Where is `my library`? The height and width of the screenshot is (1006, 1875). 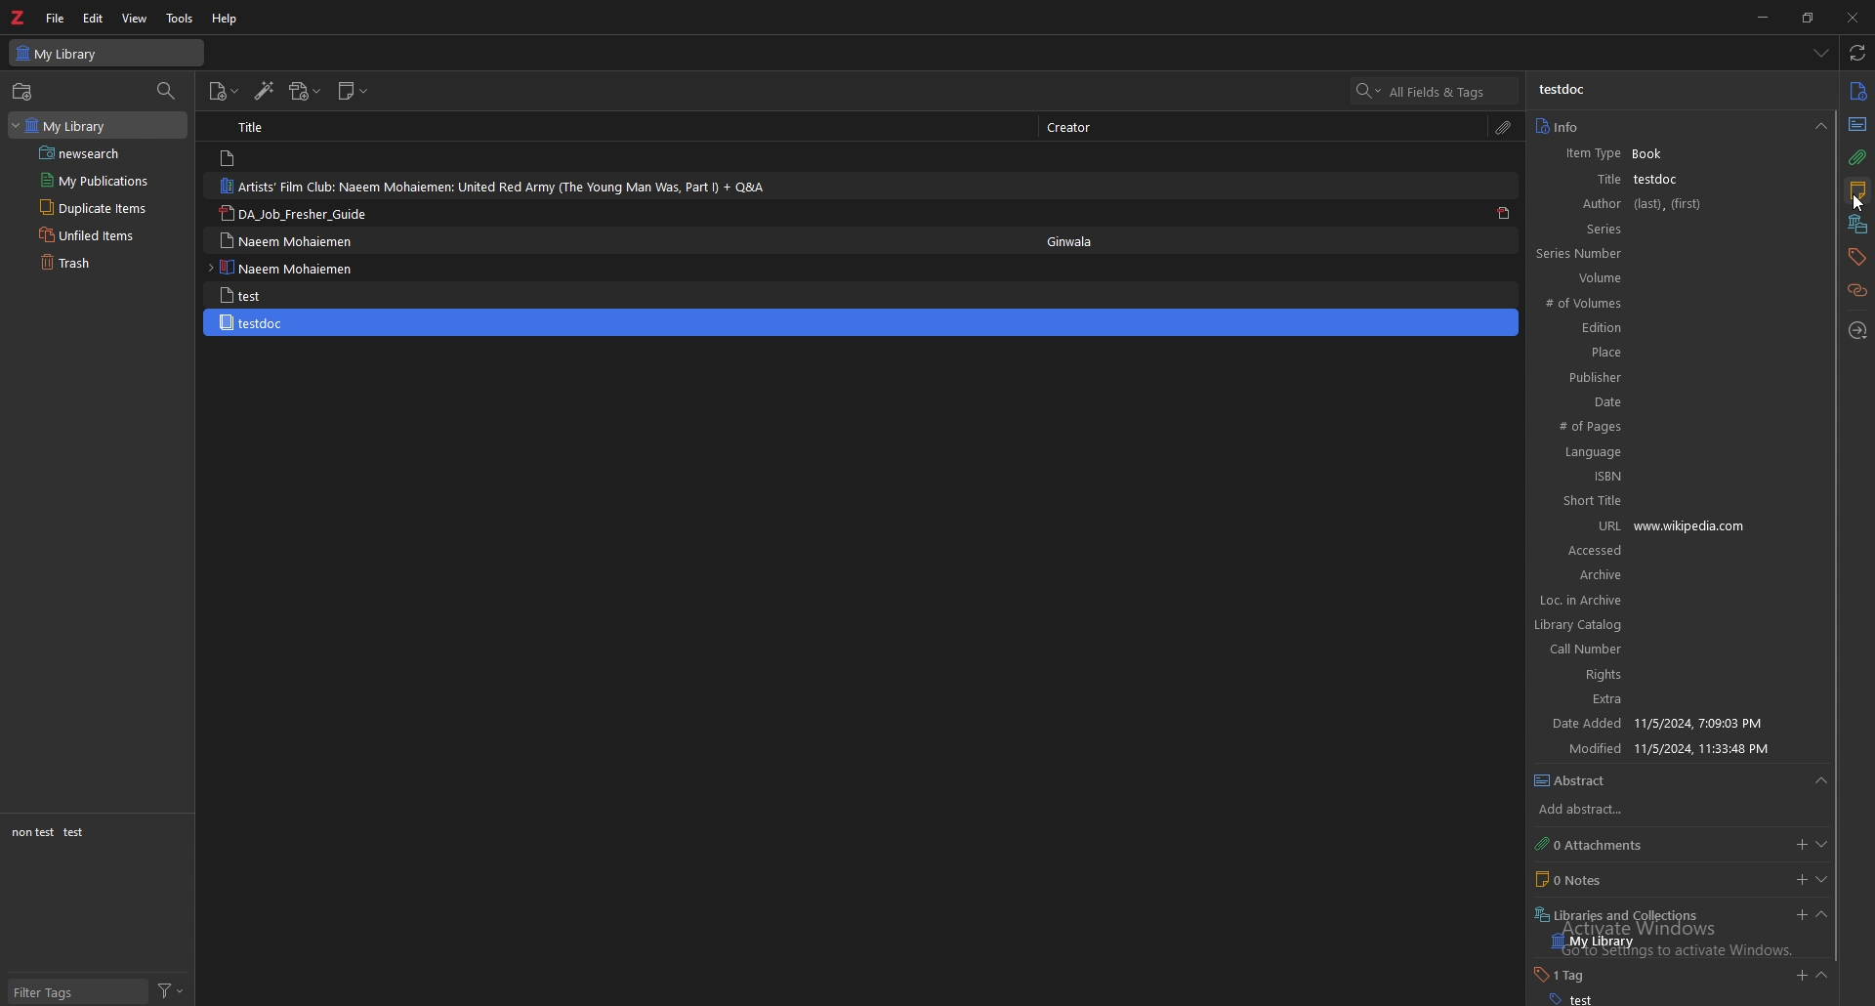
my library is located at coordinates (106, 52).